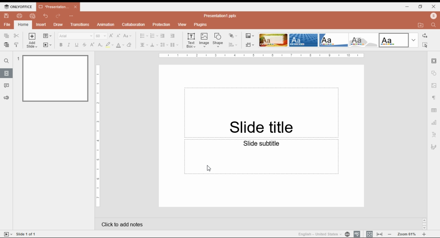  I want to click on increment font size, so click(111, 35).